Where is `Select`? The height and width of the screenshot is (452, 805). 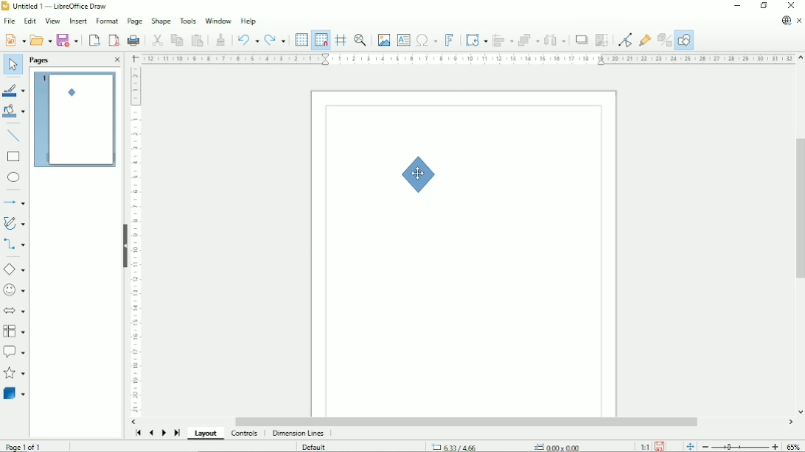 Select is located at coordinates (13, 65).